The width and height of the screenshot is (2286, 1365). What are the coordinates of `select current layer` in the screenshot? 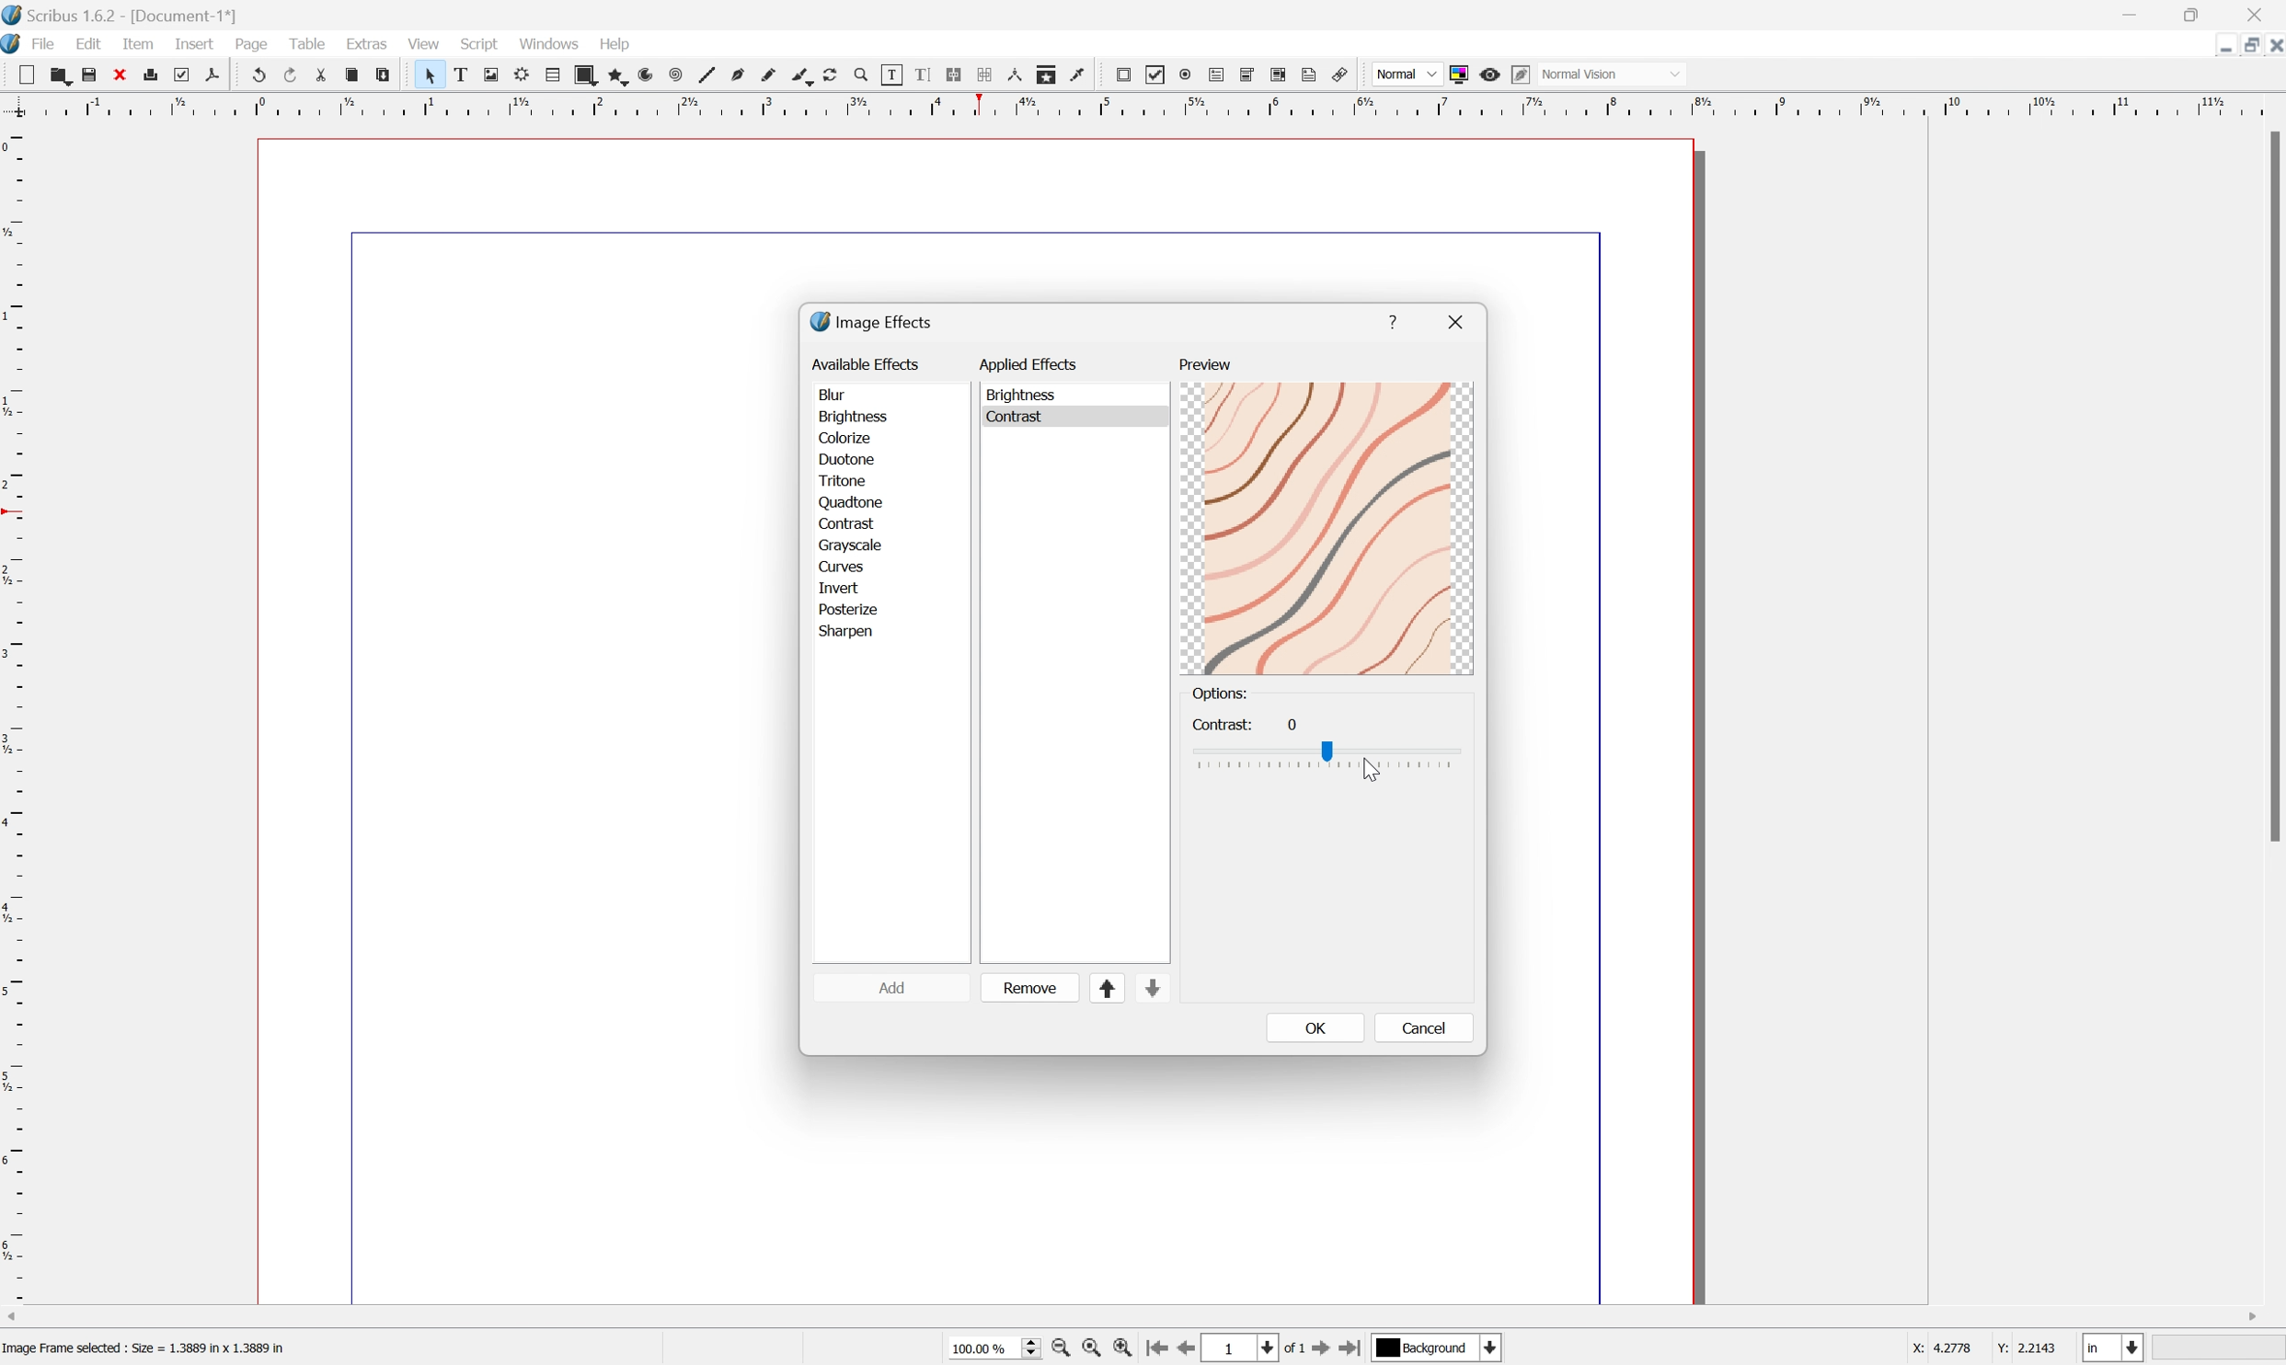 It's located at (1441, 1349).